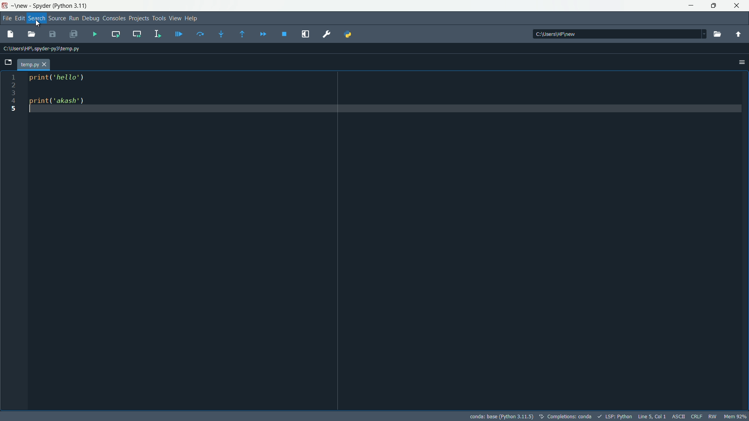 Image resolution: width=749 pixels, height=421 pixels. What do you see at coordinates (651, 416) in the screenshot?
I see `cursor position` at bounding box center [651, 416].